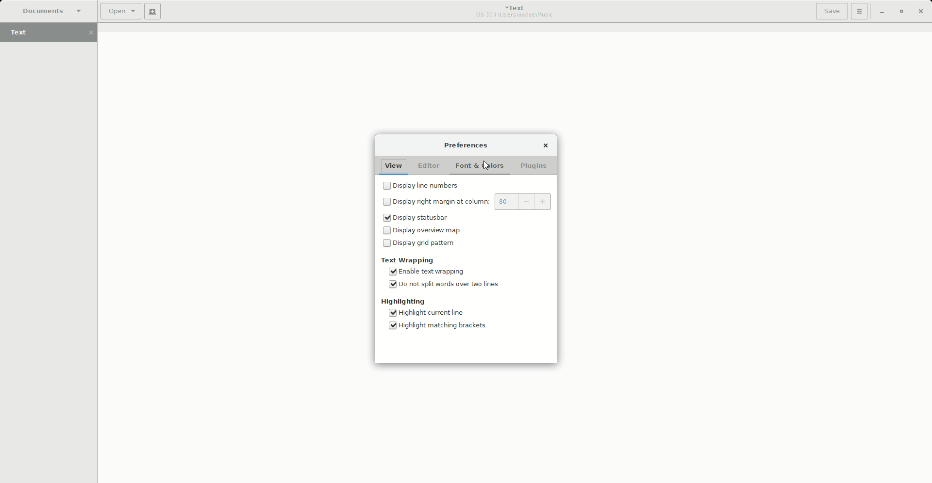  Describe the element at coordinates (921, 12) in the screenshot. I see `Close` at that location.